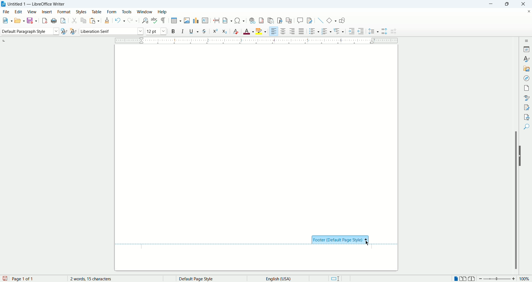 The height and width of the screenshot is (282, 532). What do you see at coordinates (37, 279) in the screenshot?
I see `page number` at bounding box center [37, 279].